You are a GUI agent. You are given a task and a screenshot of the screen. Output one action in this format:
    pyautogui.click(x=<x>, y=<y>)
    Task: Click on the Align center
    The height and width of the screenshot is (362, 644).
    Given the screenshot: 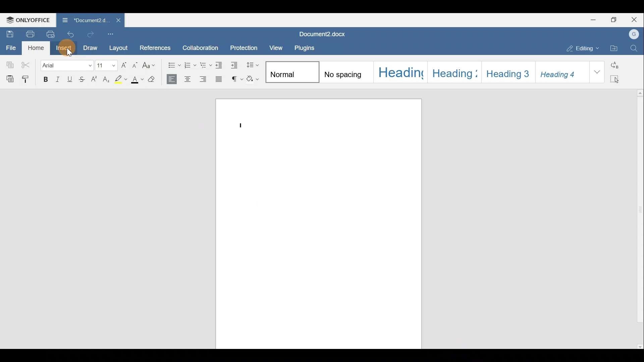 What is the action you would take?
    pyautogui.click(x=189, y=79)
    